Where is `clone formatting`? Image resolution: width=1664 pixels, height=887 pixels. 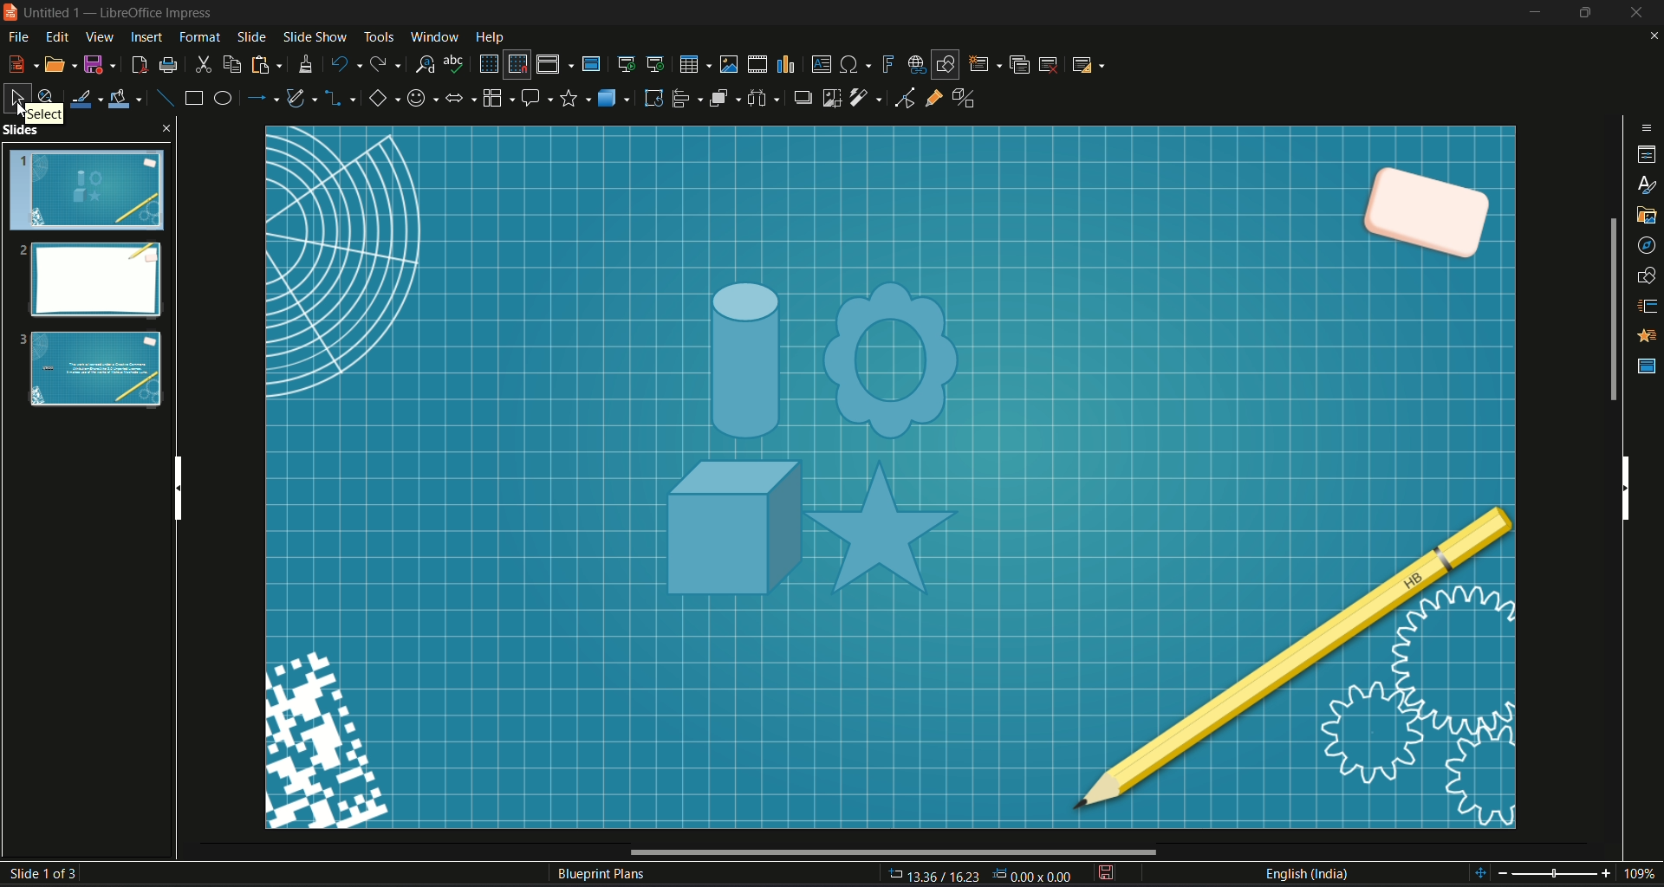 clone formatting is located at coordinates (305, 64).